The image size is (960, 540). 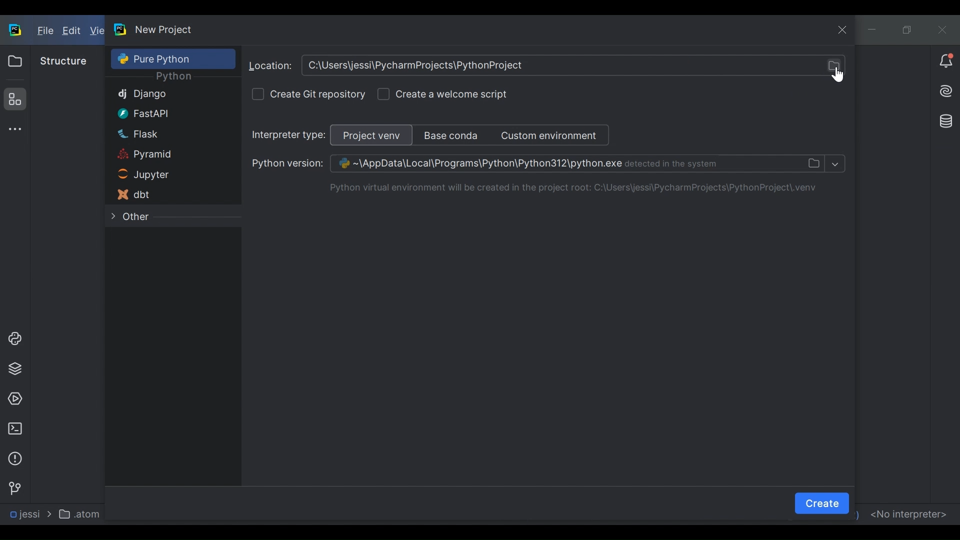 I want to click on Project View, so click(x=14, y=61).